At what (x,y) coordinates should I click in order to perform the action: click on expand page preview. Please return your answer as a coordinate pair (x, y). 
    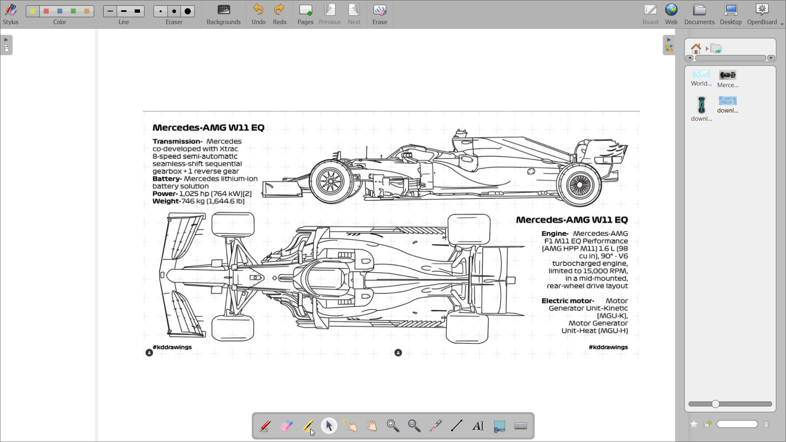
    Looking at the image, I should click on (7, 45).